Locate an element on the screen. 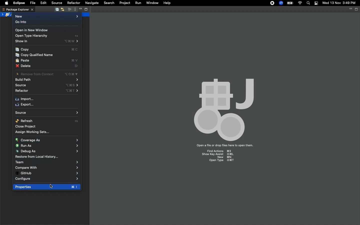  Delete is located at coordinates (47, 66).